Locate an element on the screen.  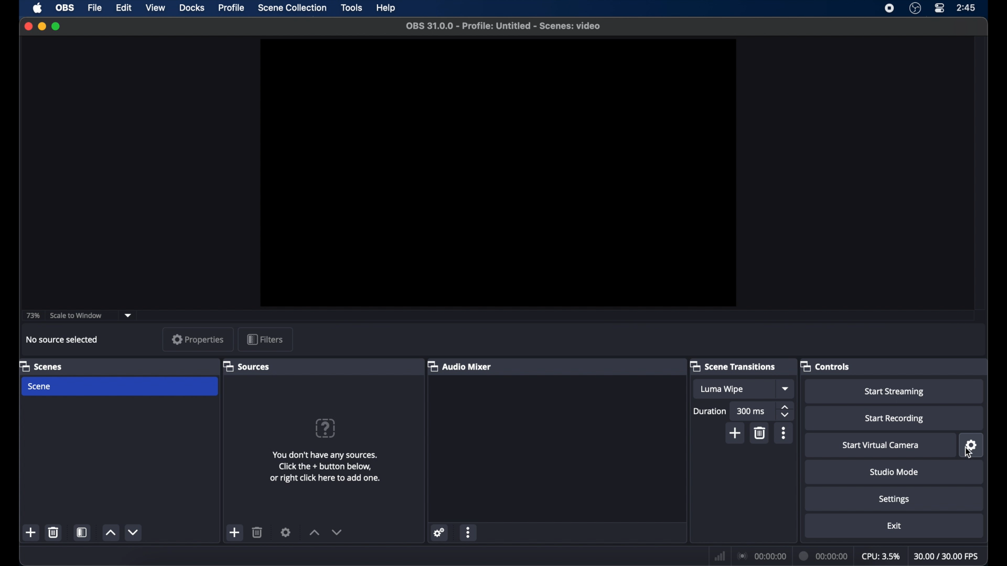
start virtual camera is located at coordinates (881, 445).